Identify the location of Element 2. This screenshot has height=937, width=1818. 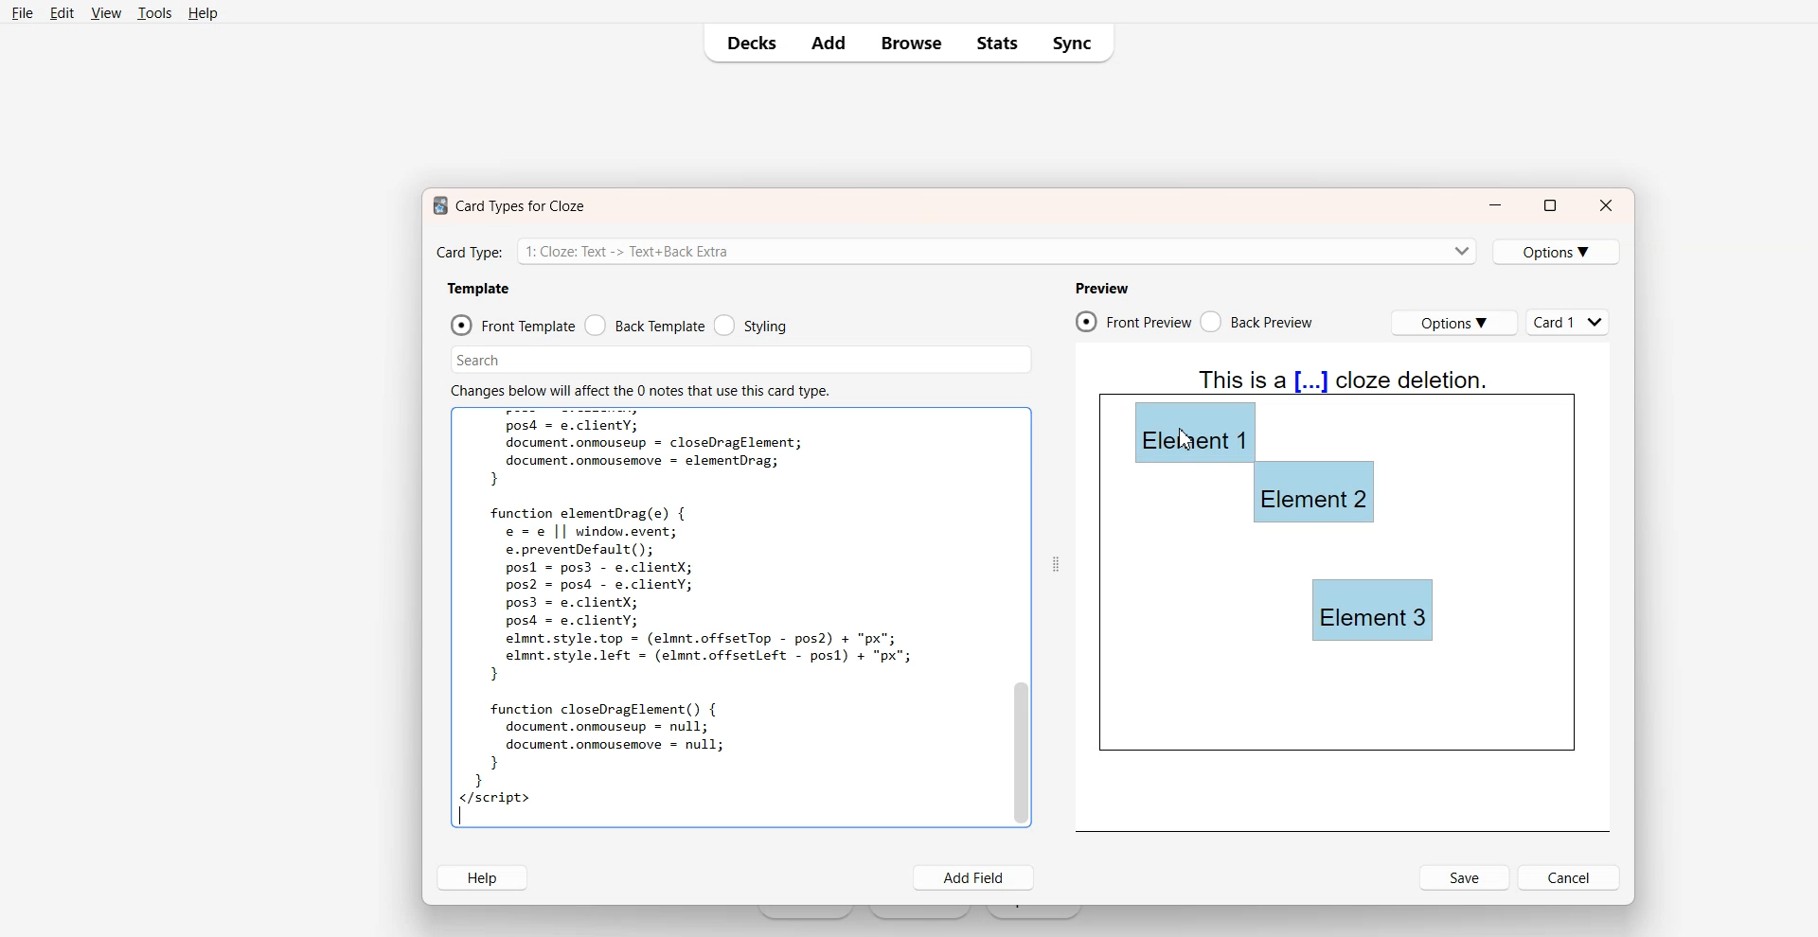
(1314, 492).